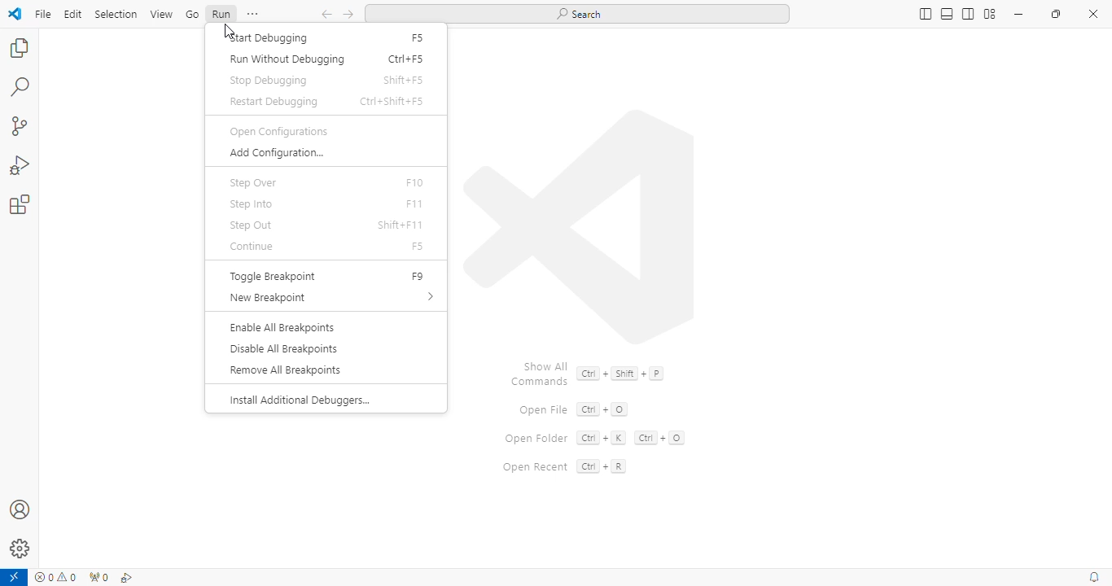 This screenshot has height=586, width=1112. What do you see at coordinates (603, 409) in the screenshot?
I see `Ctrl+O` at bounding box center [603, 409].